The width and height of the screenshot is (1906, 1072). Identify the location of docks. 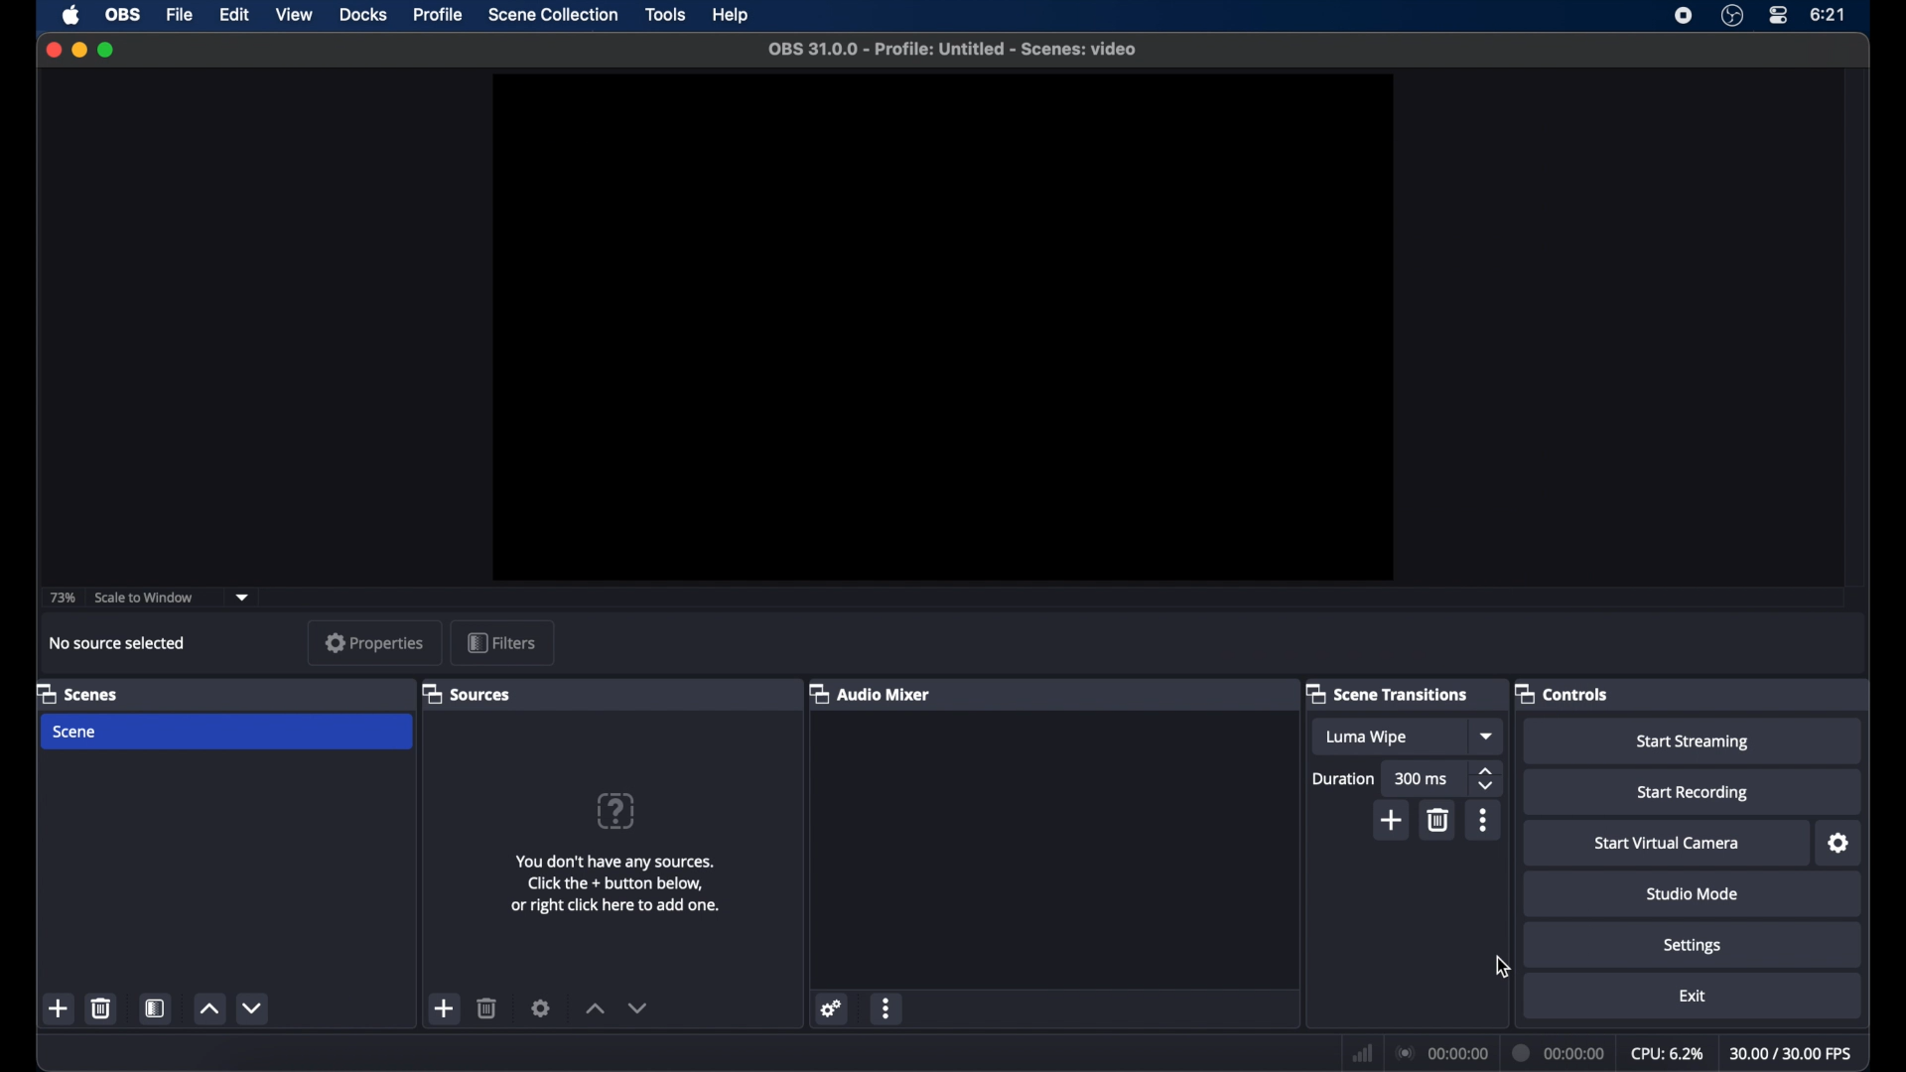
(363, 15).